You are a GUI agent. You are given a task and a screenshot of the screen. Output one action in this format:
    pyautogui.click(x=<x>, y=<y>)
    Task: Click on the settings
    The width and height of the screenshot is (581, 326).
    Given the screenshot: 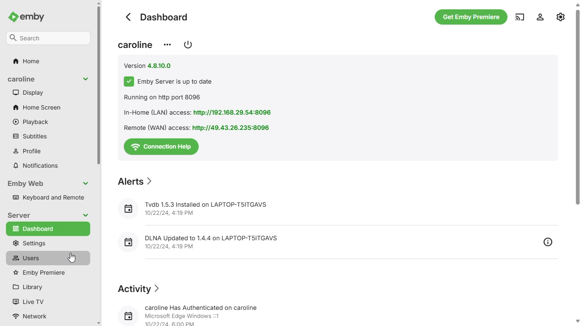 What is the action you would take?
    pyautogui.click(x=540, y=17)
    